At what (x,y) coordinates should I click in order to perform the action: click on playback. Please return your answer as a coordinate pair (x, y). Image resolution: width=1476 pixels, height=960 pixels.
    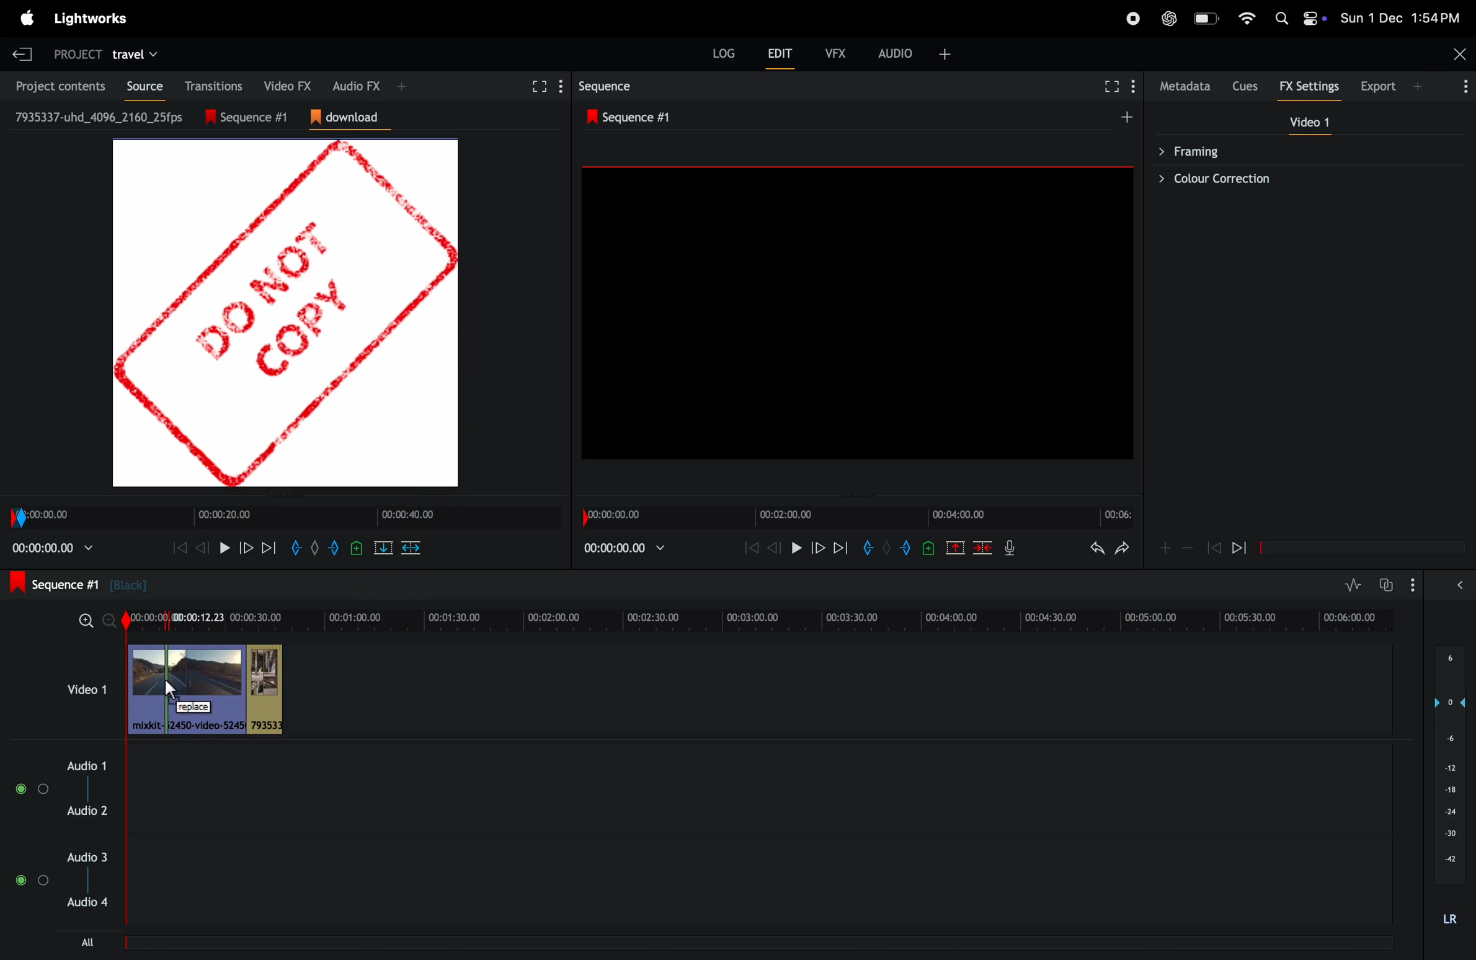
    Looking at the image, I should click on (53, 548).